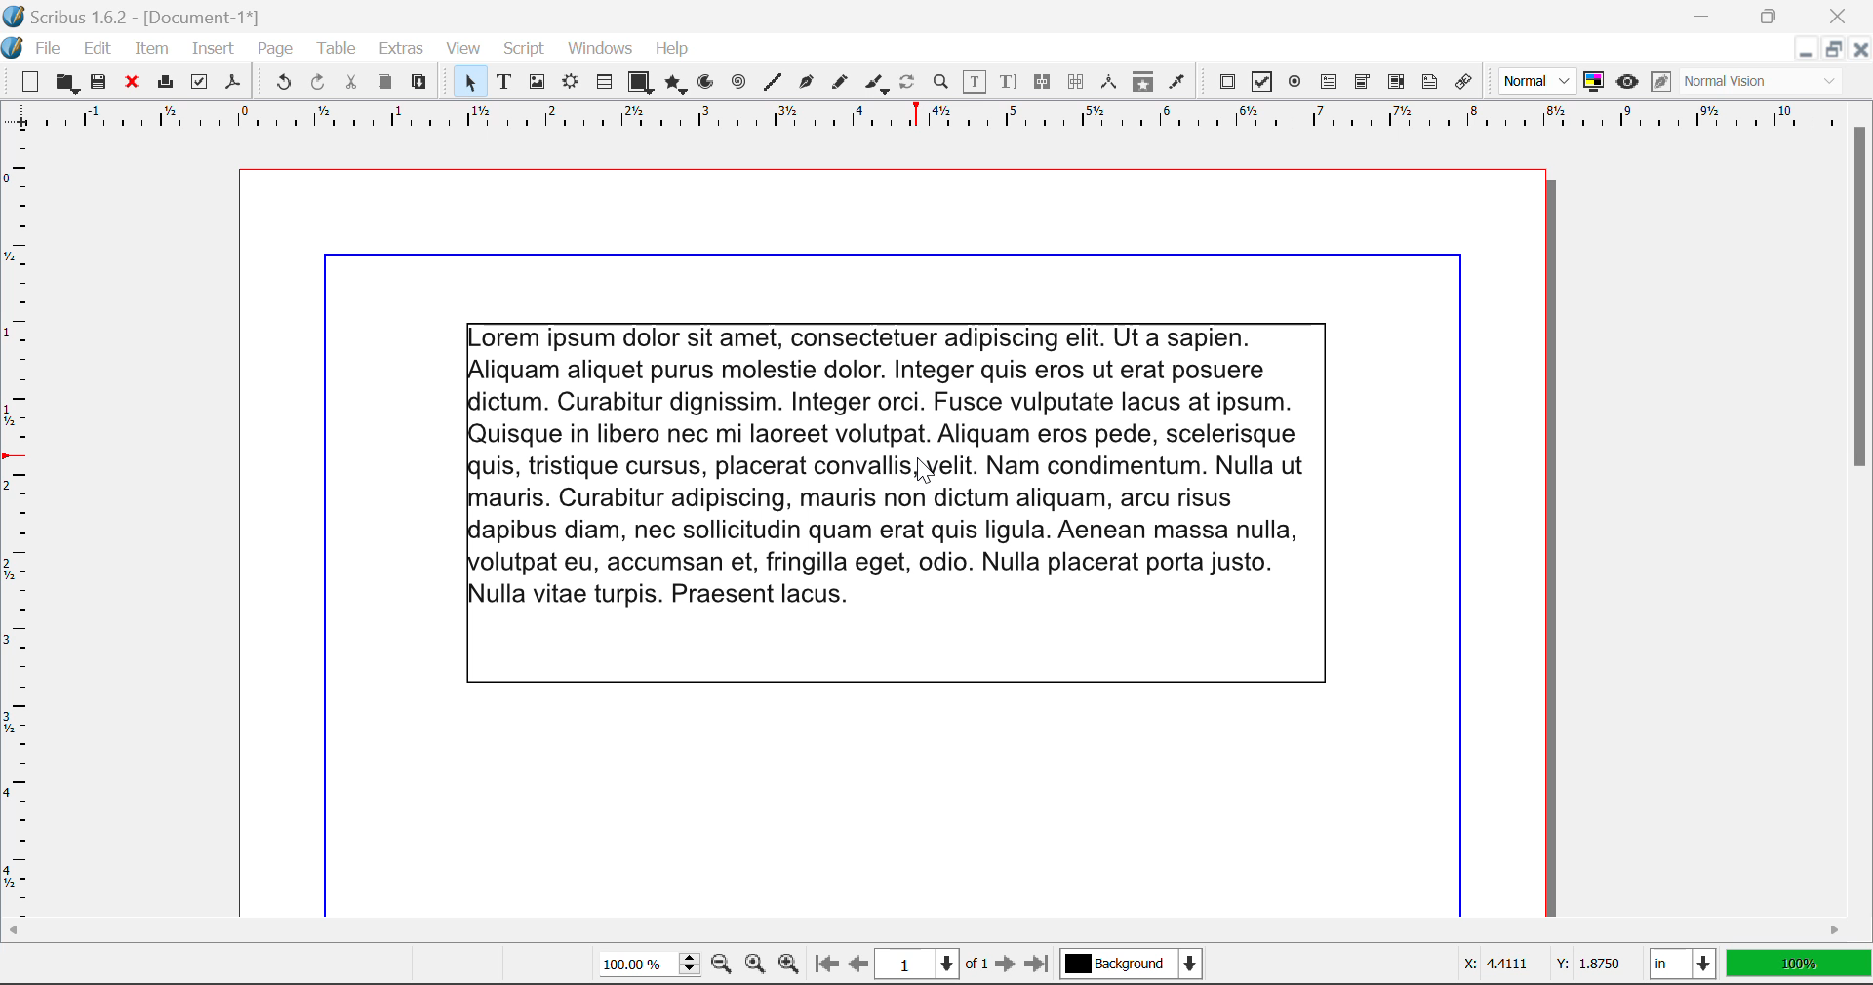  Describe the element at coordinates (878, 86) in the screenshot. I see `Calligraphic Line` at that location.